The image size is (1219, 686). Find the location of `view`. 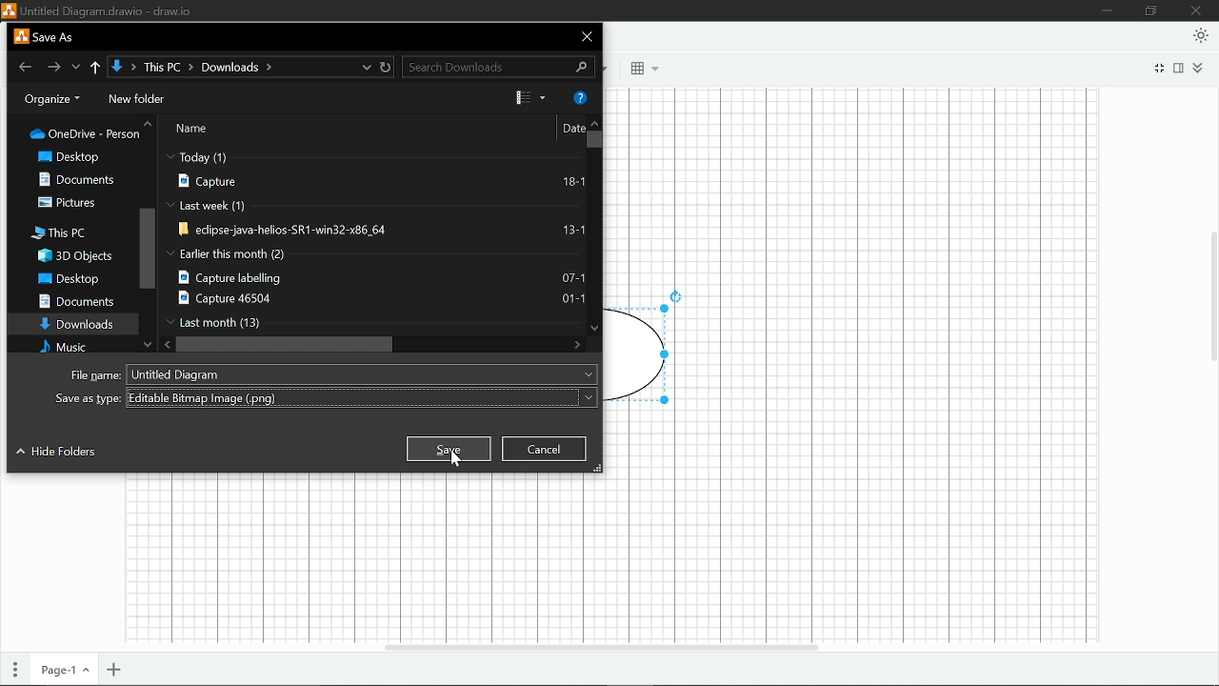

view is located at coordinates (531, 97).